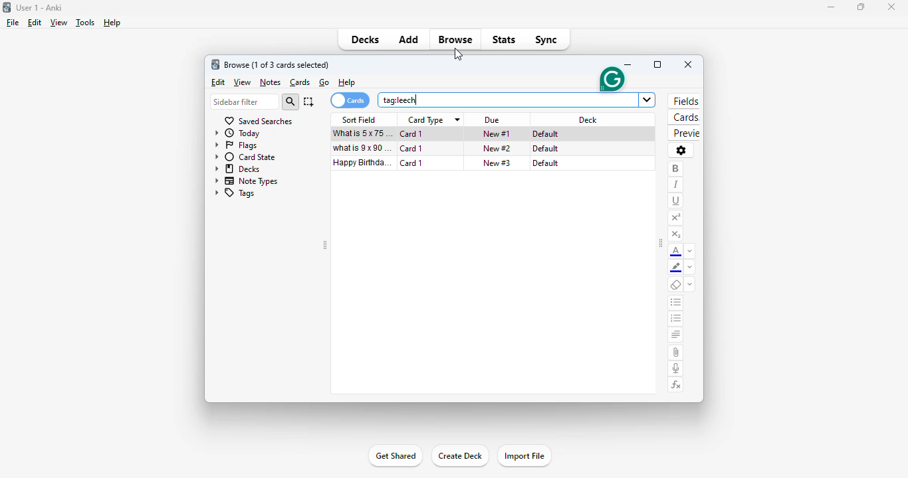 The height and width of the screenshot is (478, 908). Describe the element at coordinates (409, 39) in the screenshot. I see `add` at that location.